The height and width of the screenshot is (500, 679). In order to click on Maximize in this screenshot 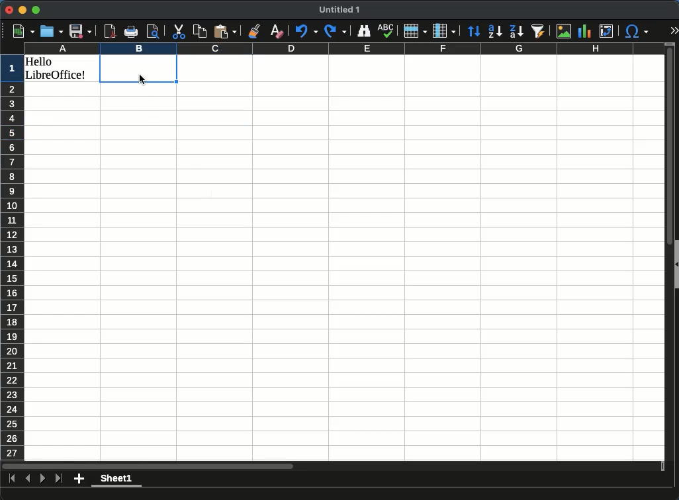, I will do `click(36, 11)`.